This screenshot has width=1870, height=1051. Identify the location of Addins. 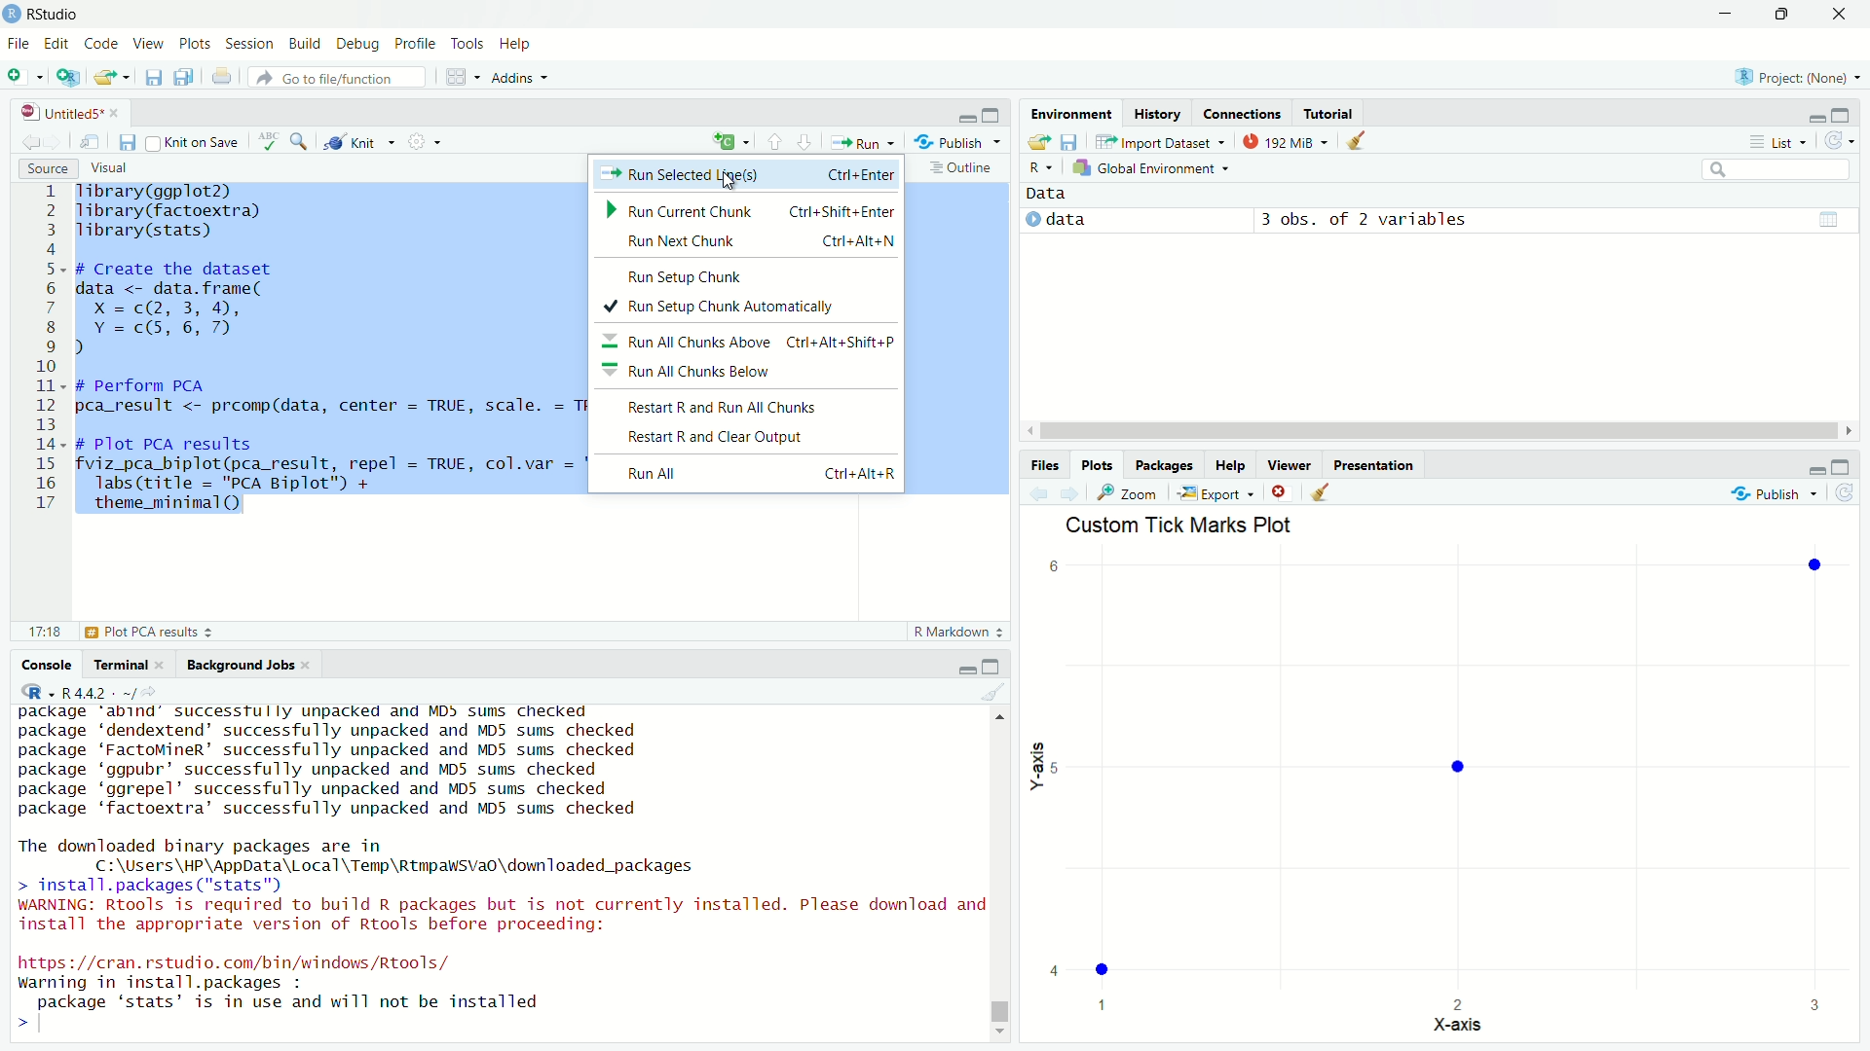
(520, 77).